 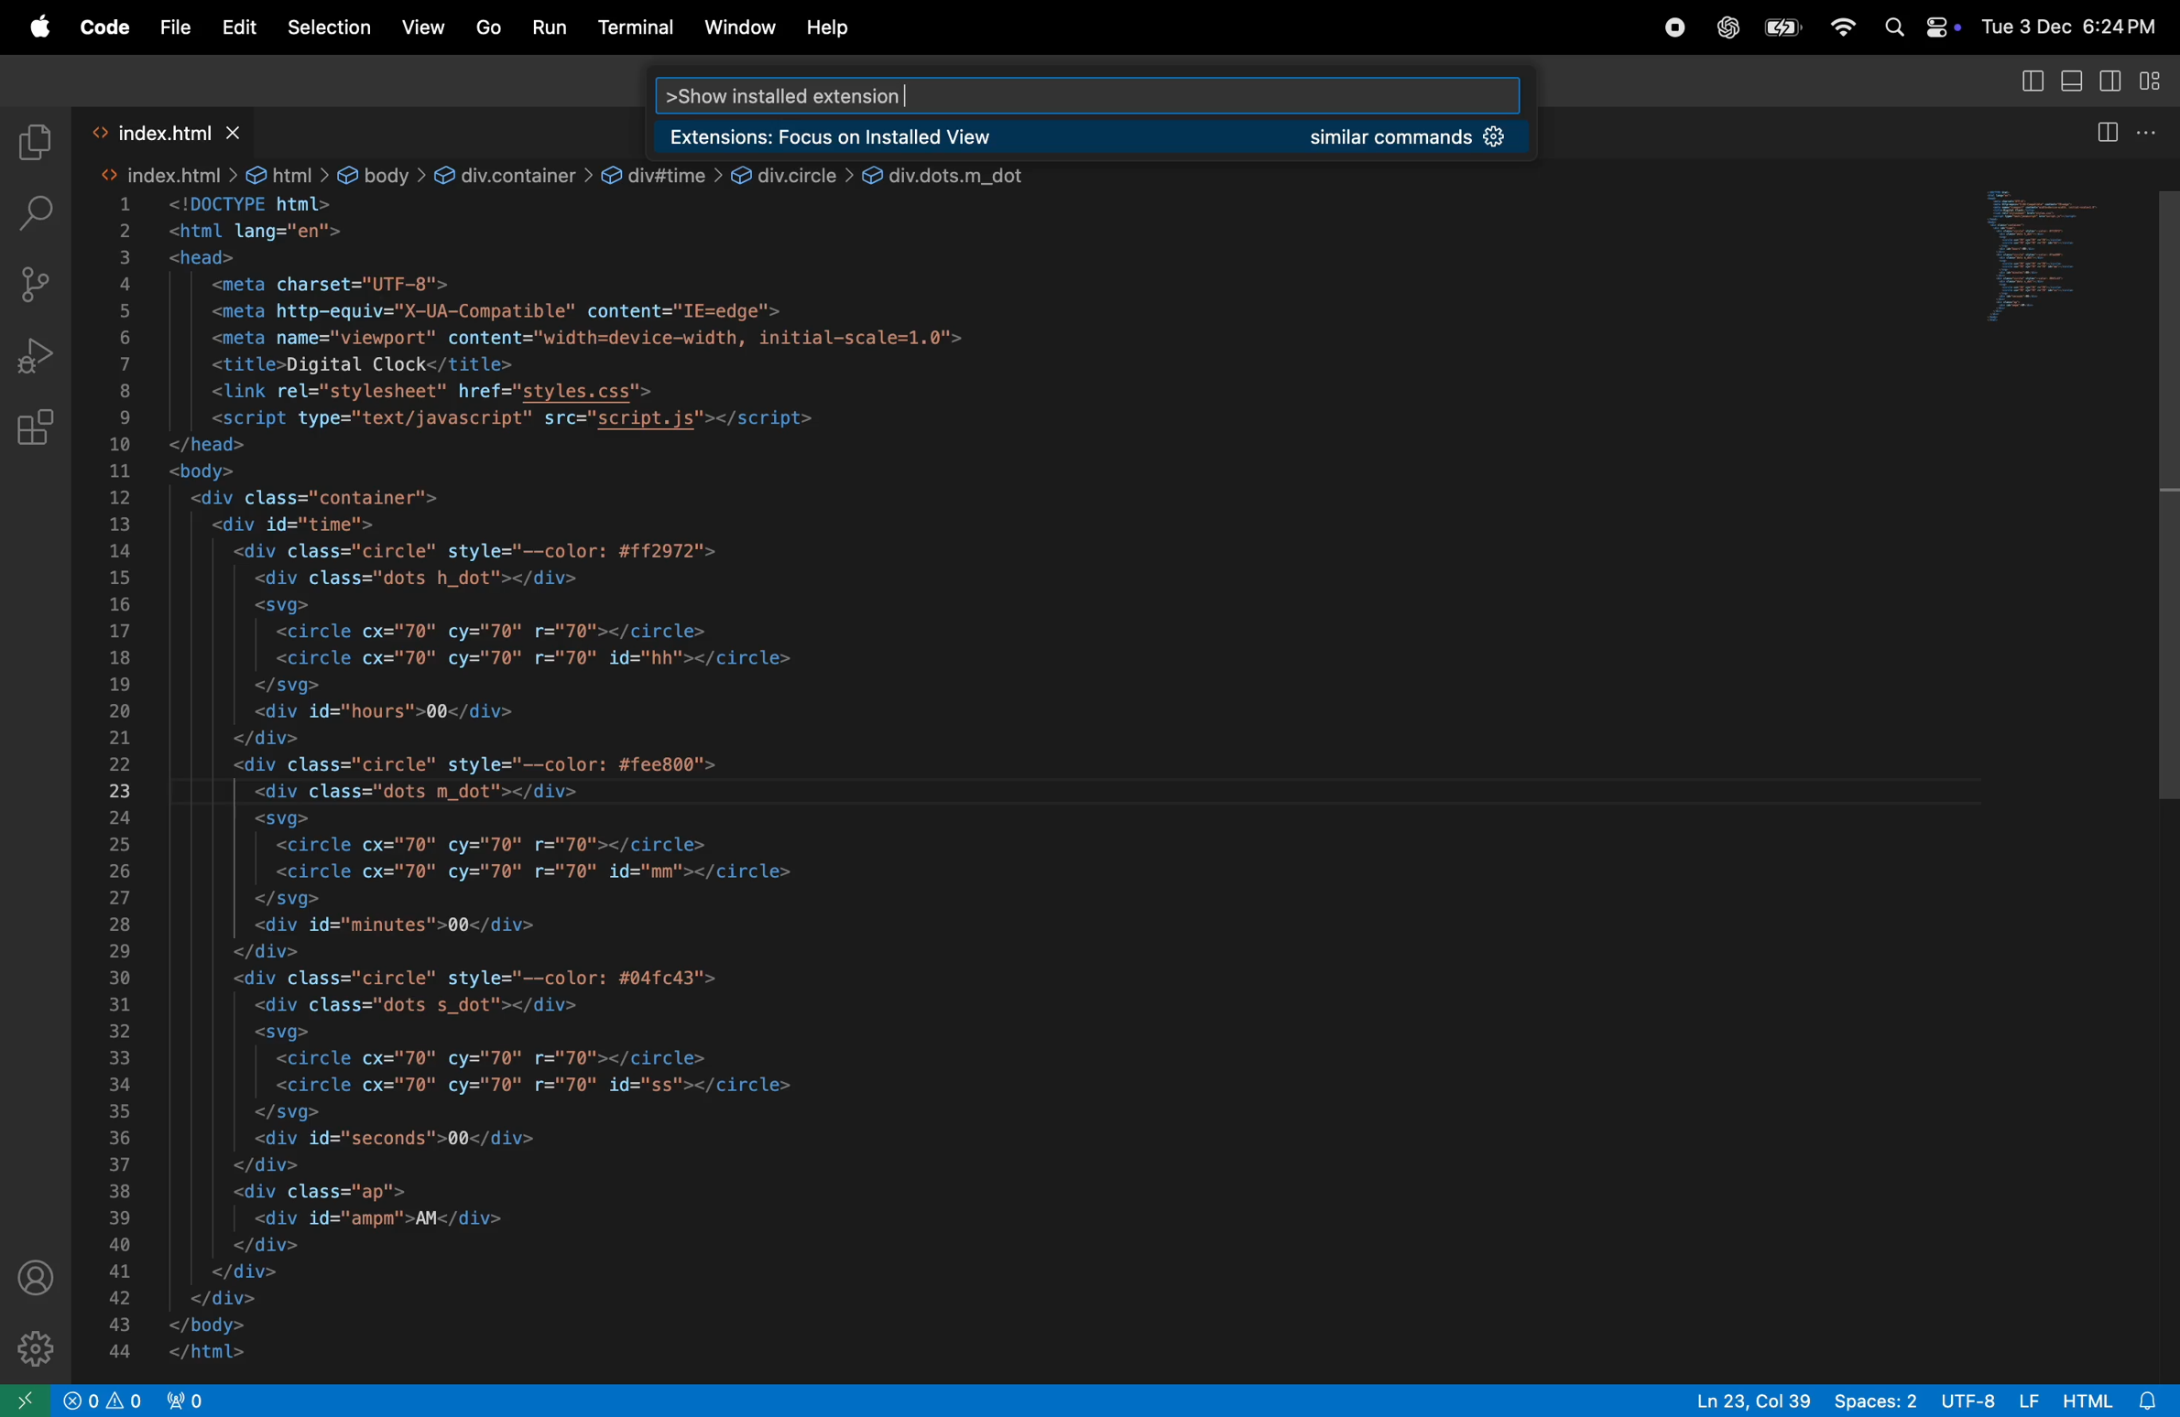 I want to click on extensions, so click(x=36, y=429).